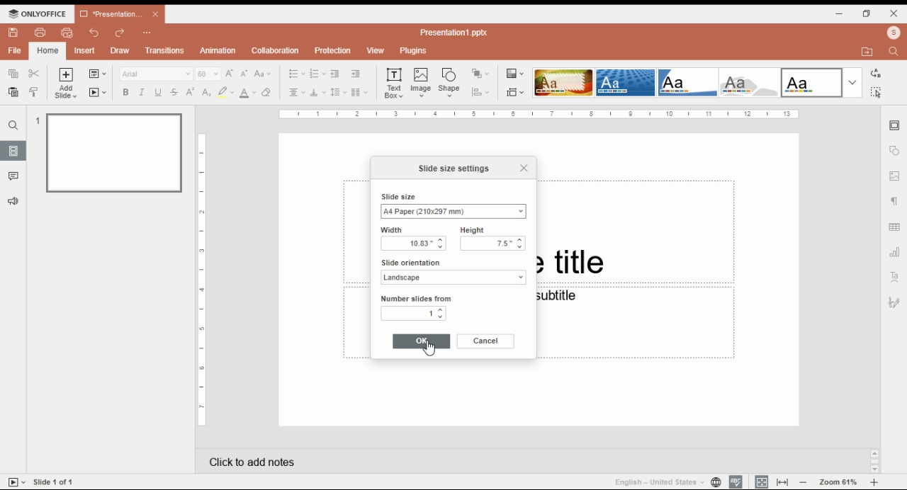 This screenshot has width=907, height=490. What do you see at coordinates (297, 74) in the screenshot?
I see `bullets` at bounding box center [297, 74].